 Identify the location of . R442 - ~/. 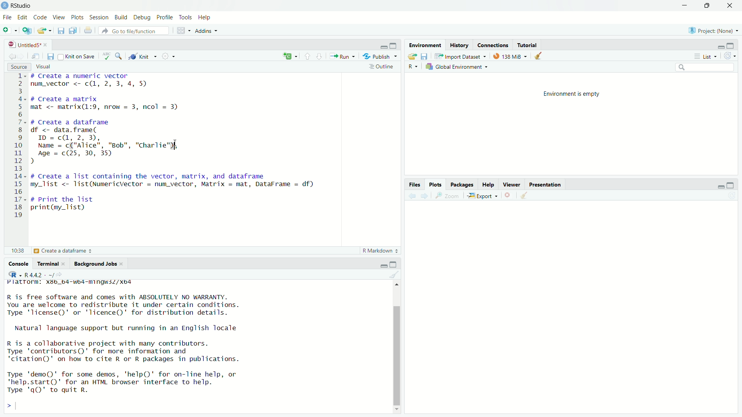
(32, 274).